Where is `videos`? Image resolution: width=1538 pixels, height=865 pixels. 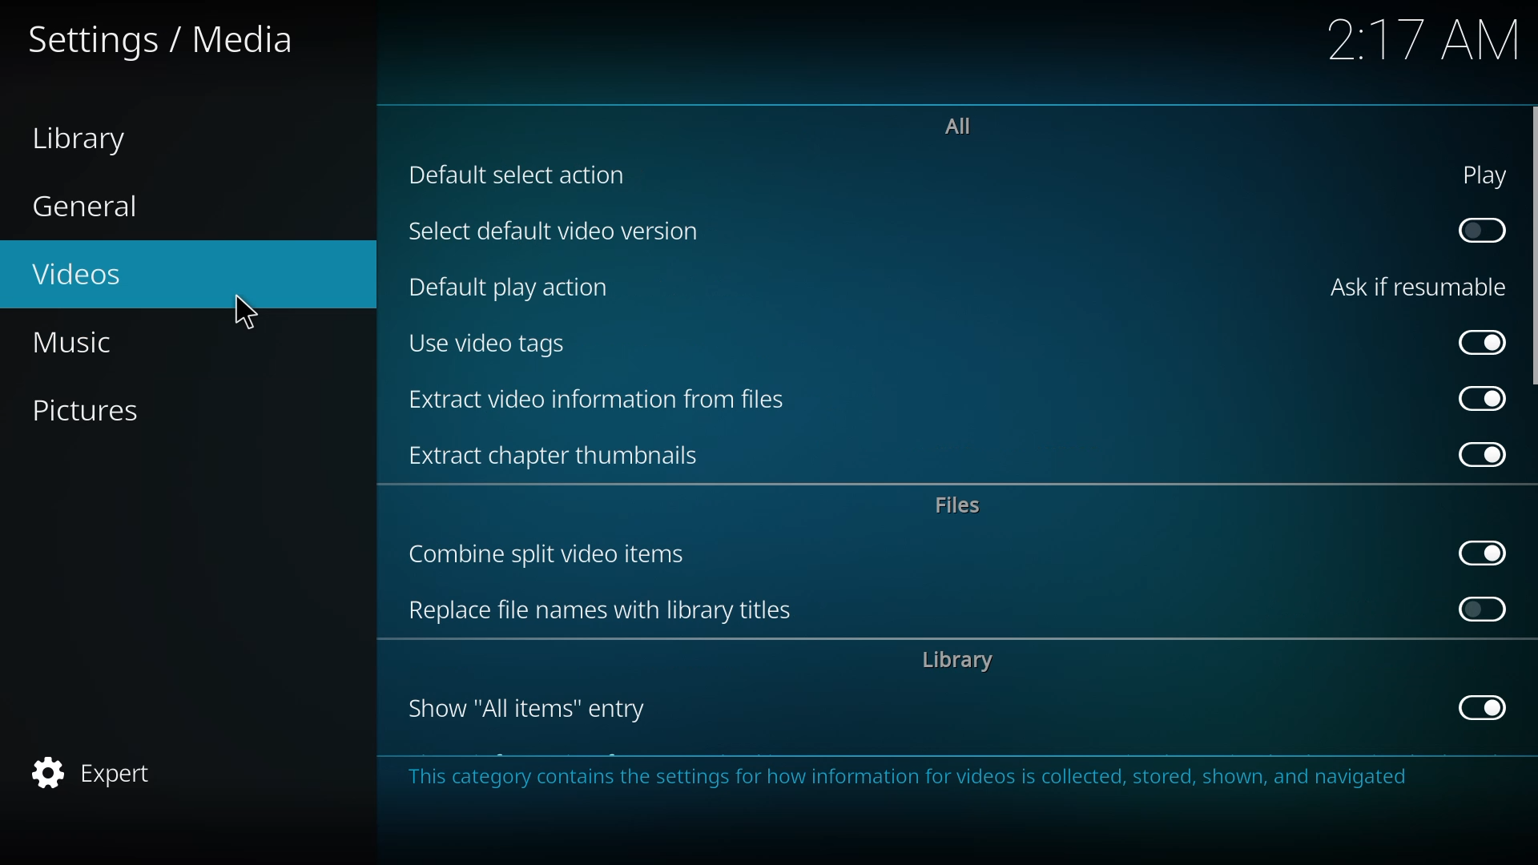
videos is located at coordinates (85, 276).